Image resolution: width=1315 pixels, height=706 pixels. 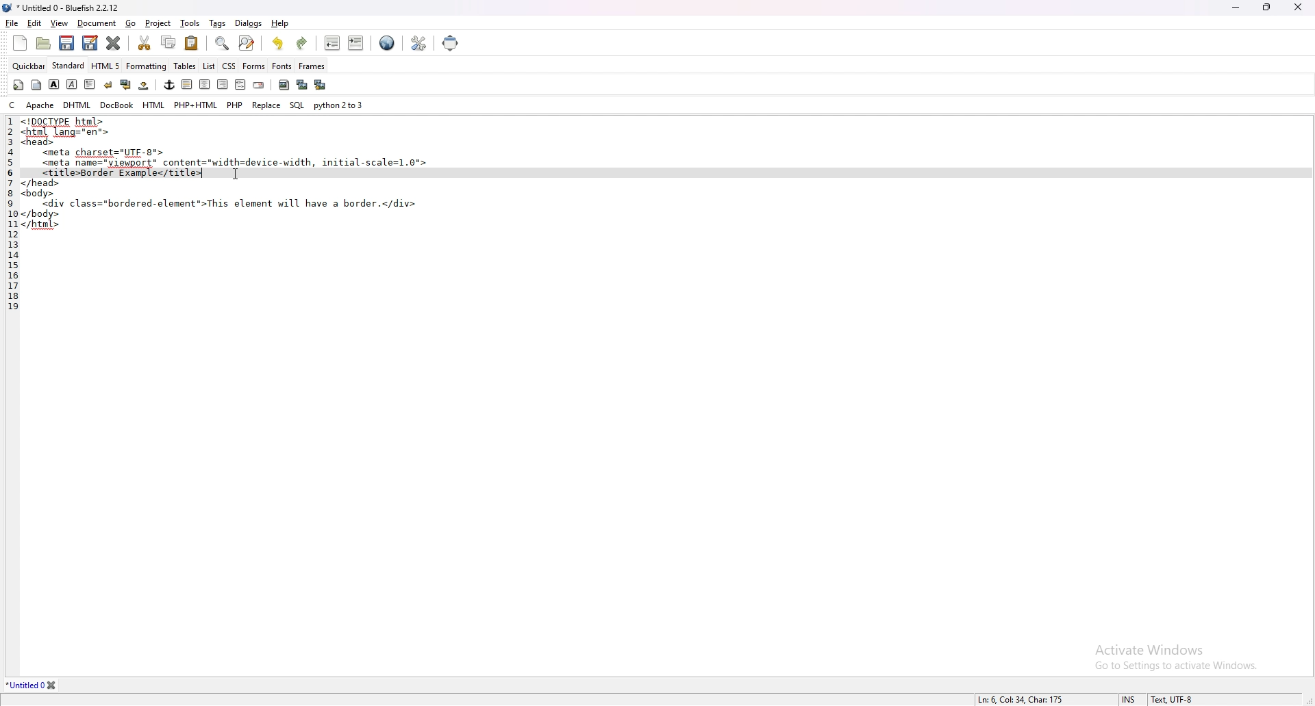 I want to click on paragraph, so click(x=90, y=84).